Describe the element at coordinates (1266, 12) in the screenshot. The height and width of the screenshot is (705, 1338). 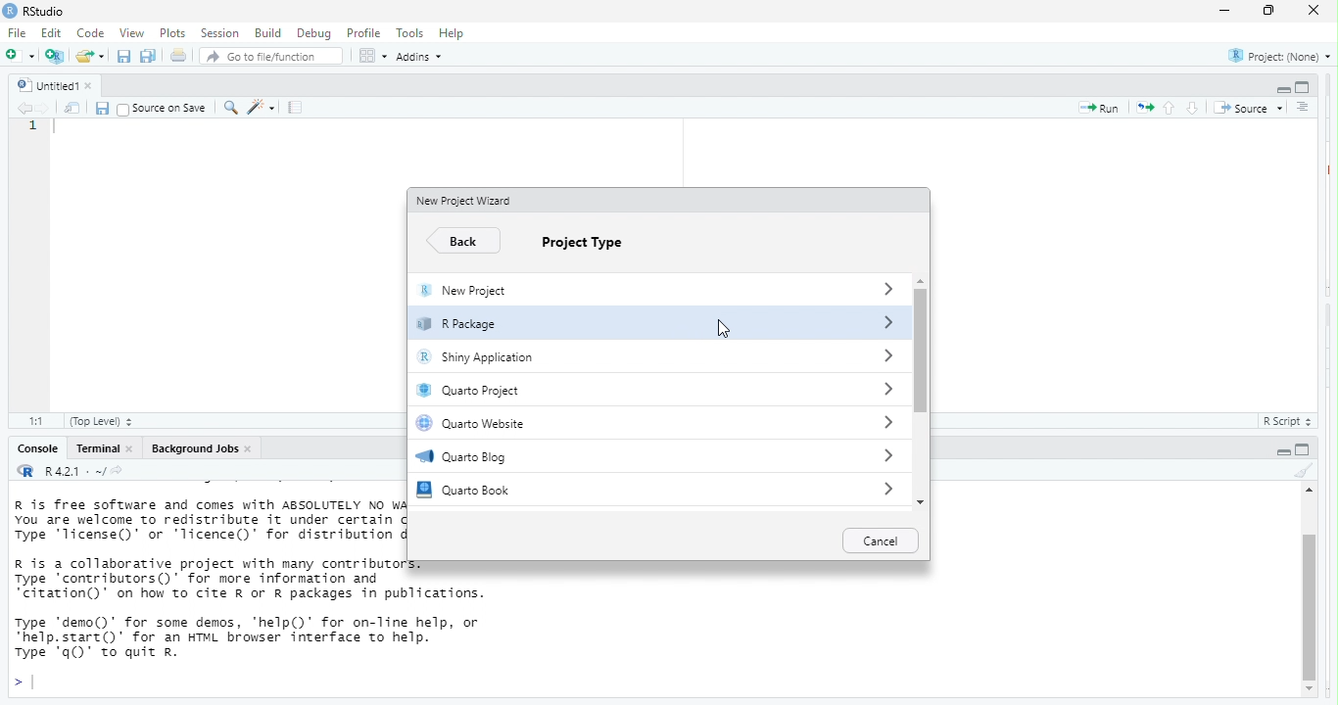
I see `maximize` at that location.